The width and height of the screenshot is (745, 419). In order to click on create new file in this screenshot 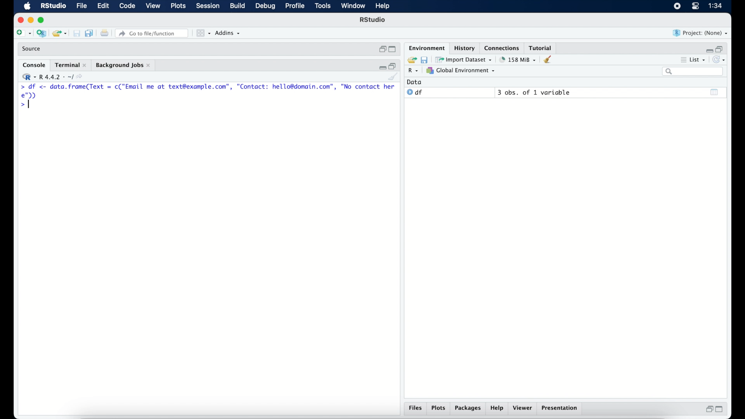, I will do `click(23, 33)`.